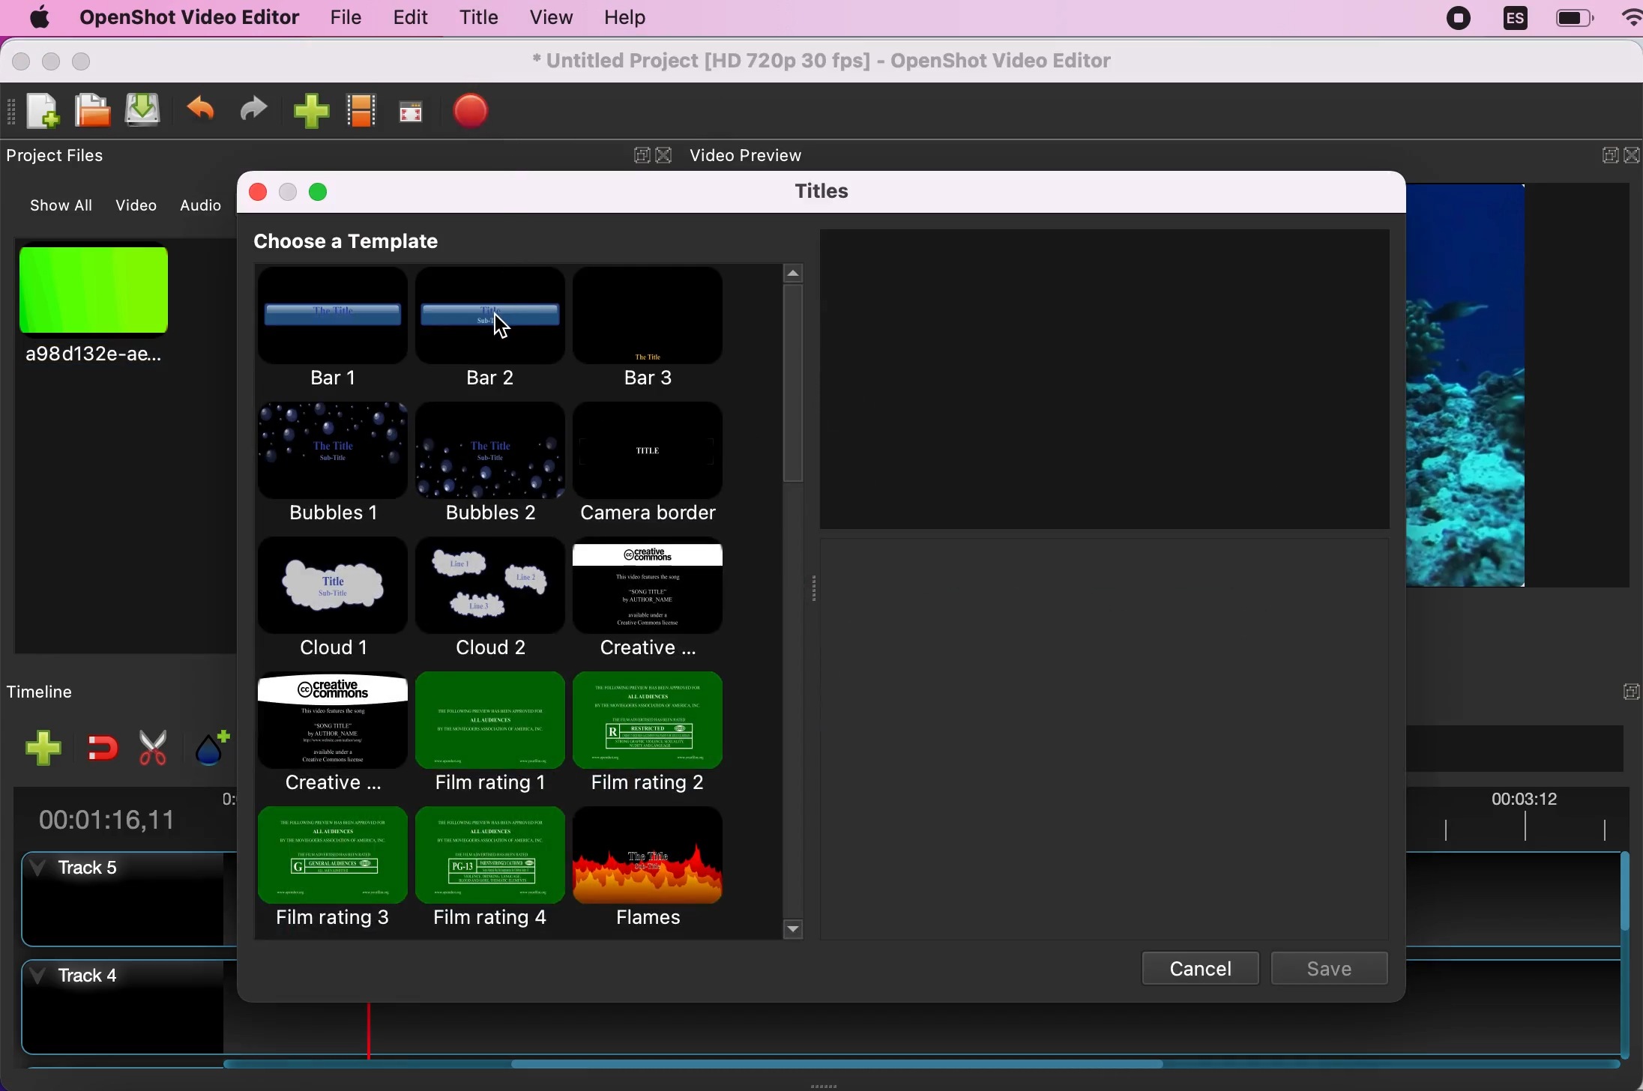  I want to click on close, so click(20, 59).